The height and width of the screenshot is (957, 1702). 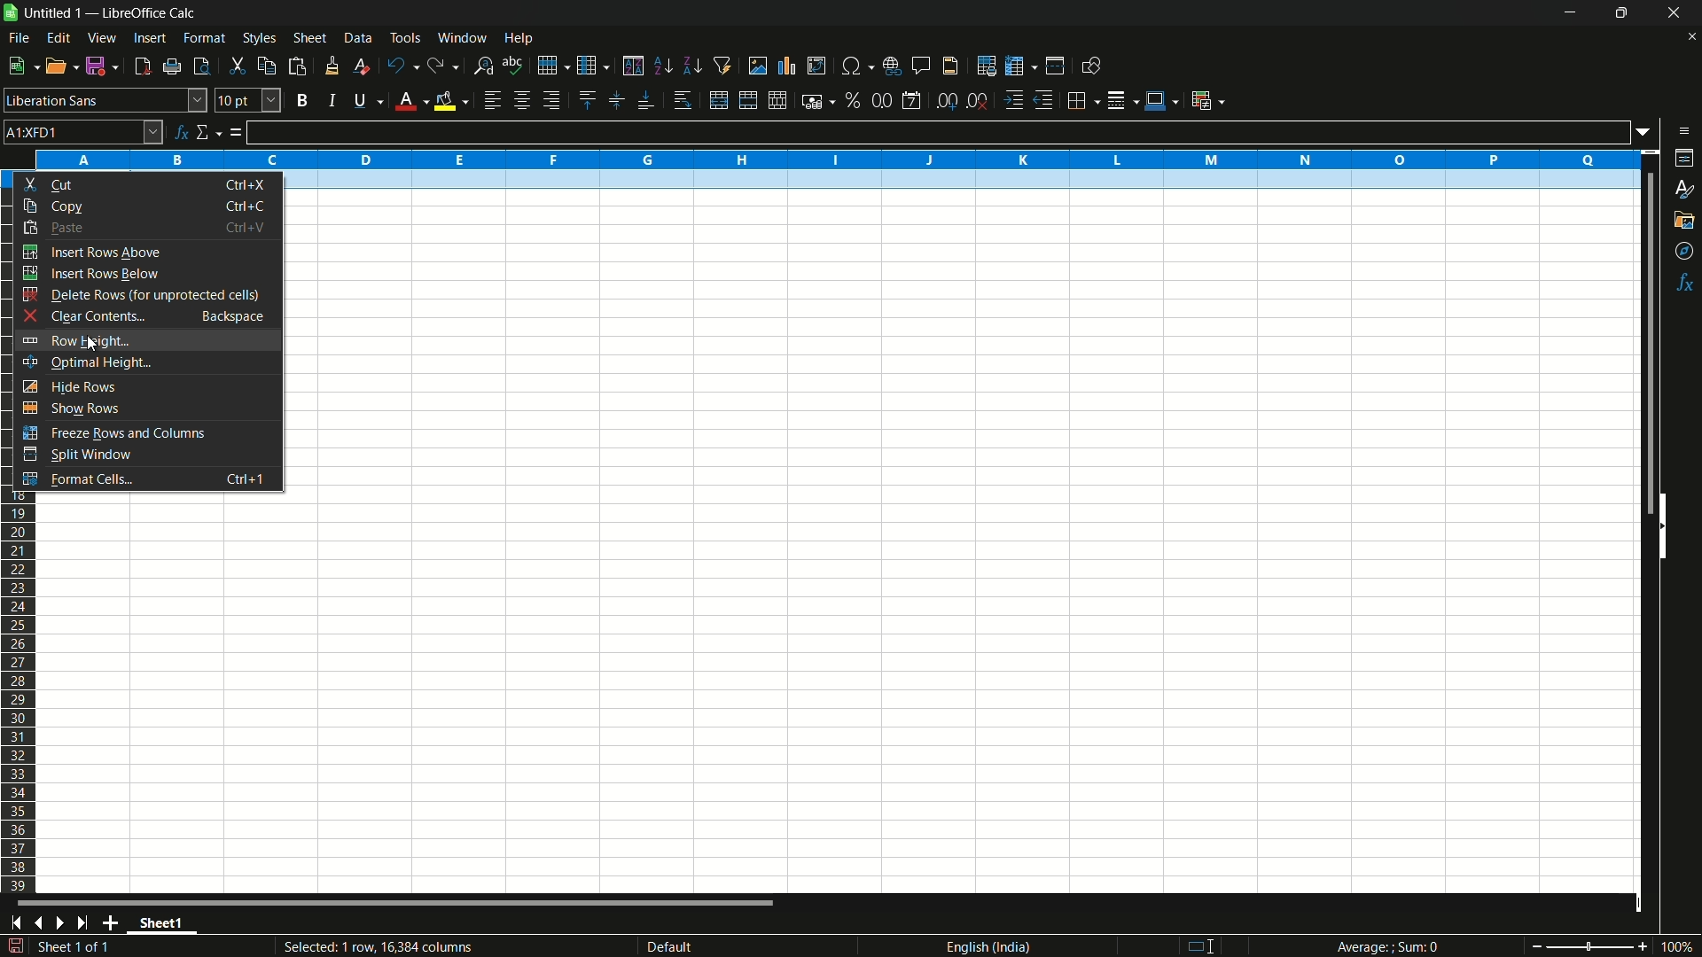 What do you see at coordinates (746, 100) in the screenshot?
I see `merge and center` at bounding box center [746, 100].